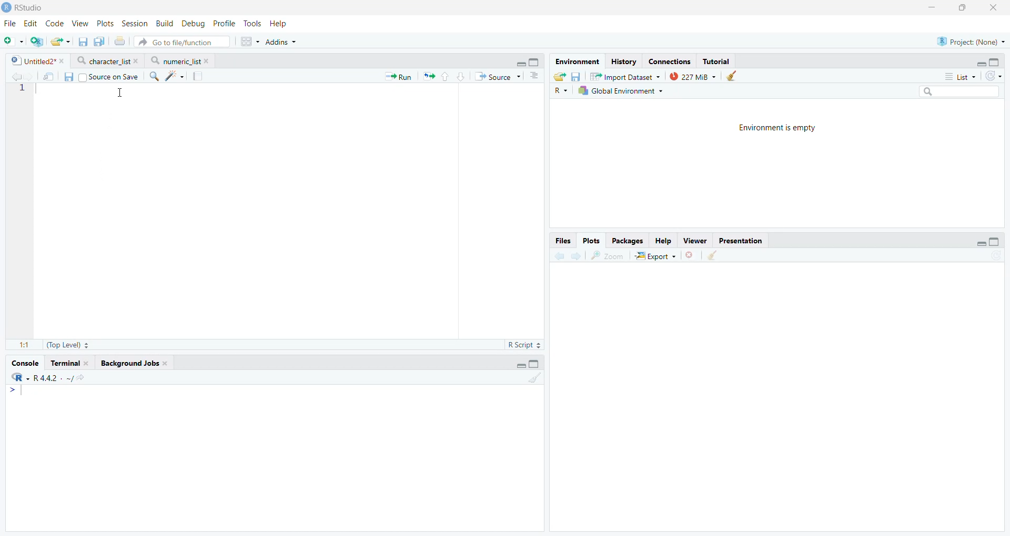  I want to click on Debug, so click(193, 24).